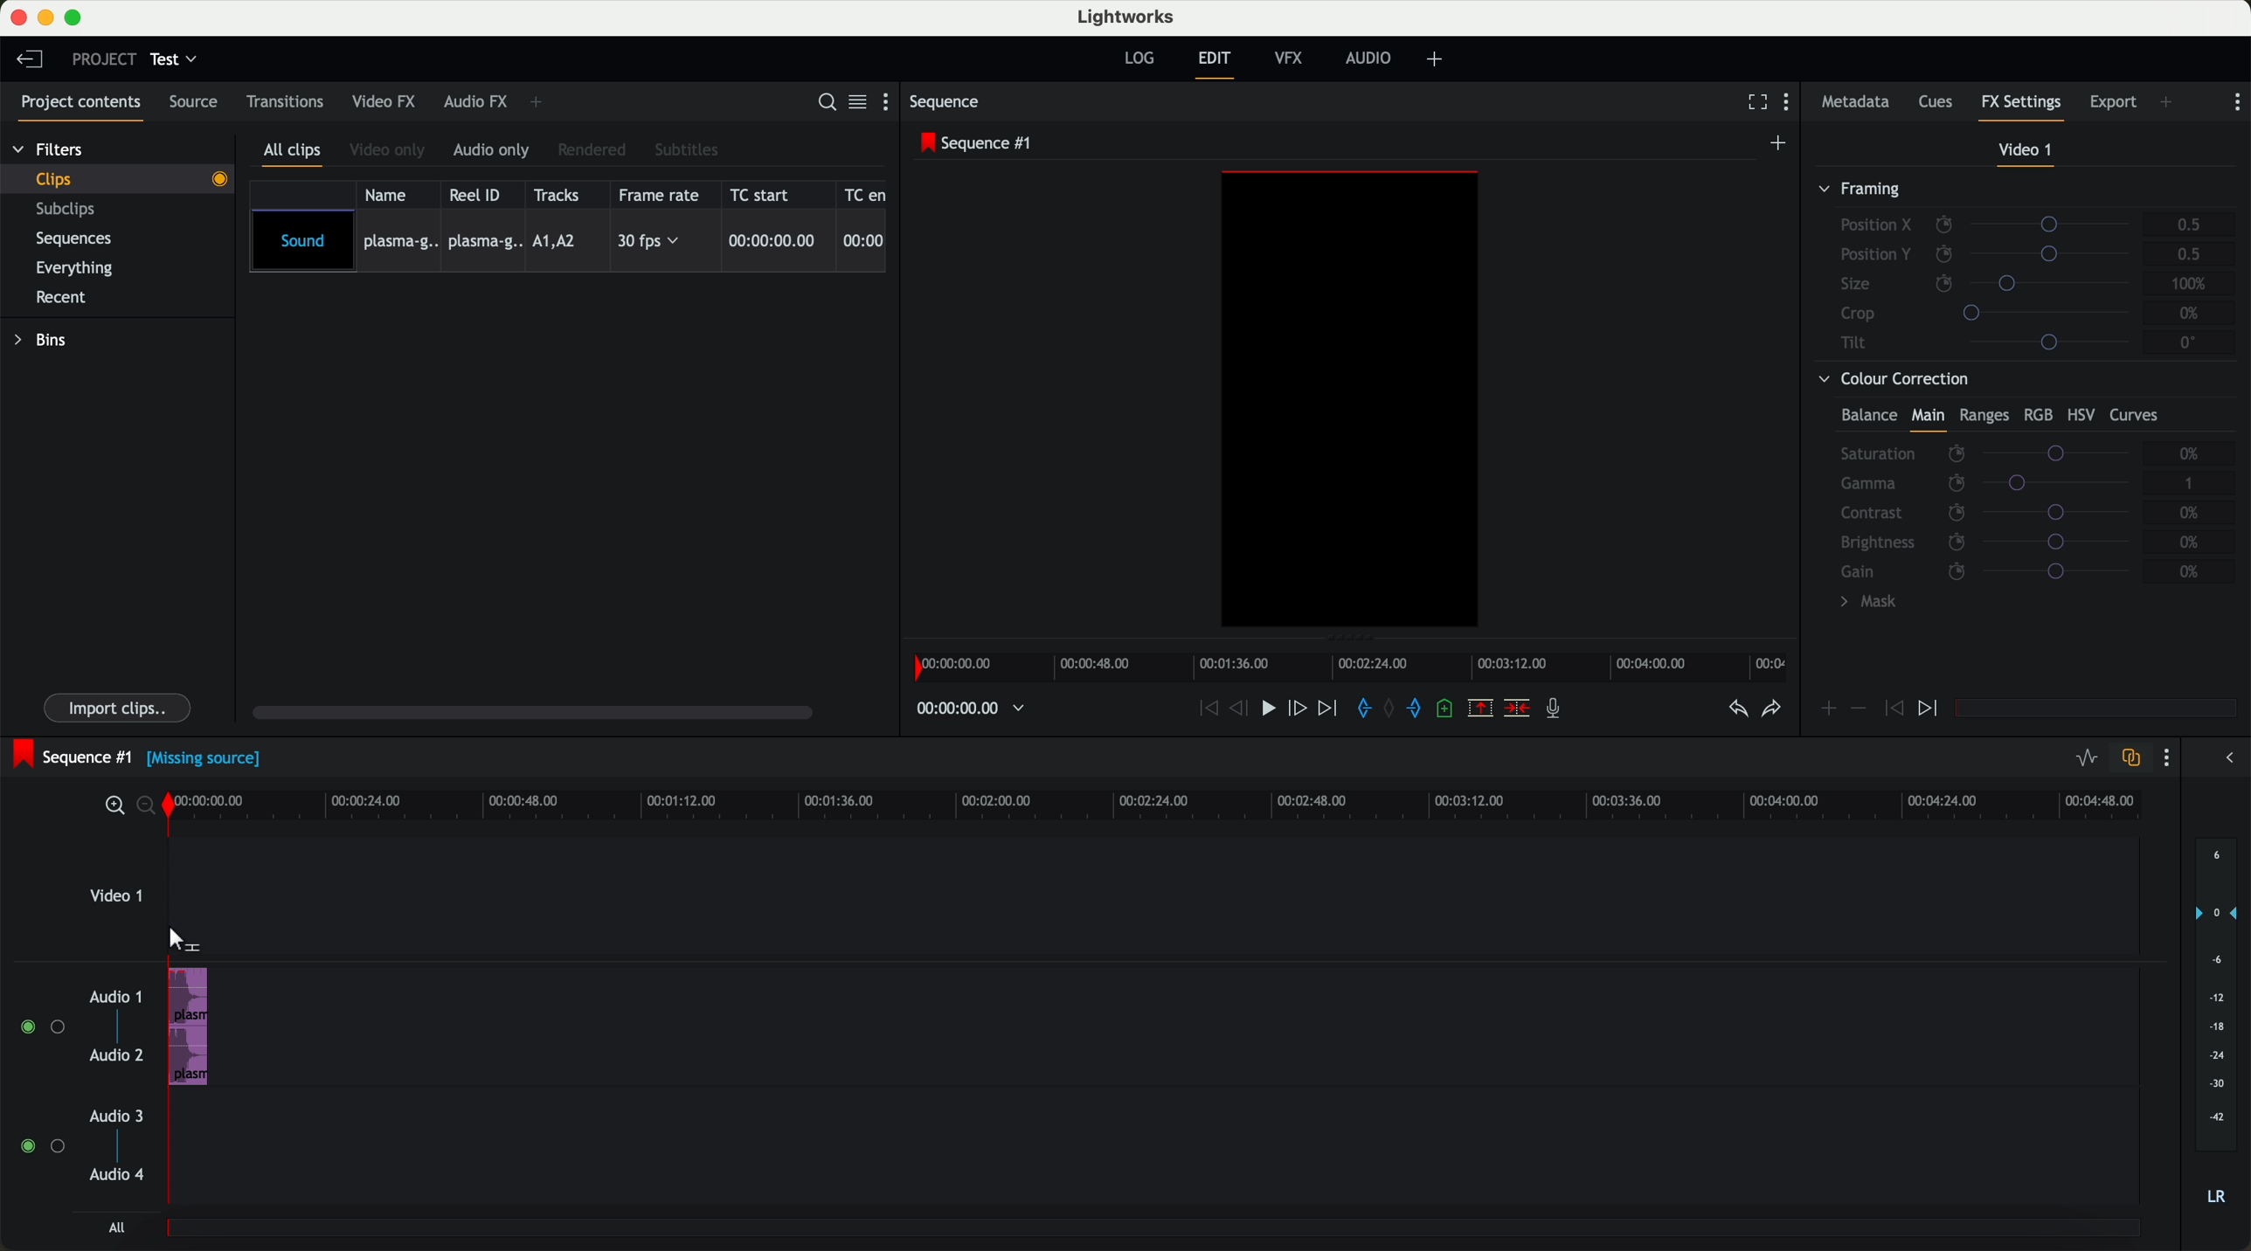 The image size is (2251, 1251). I want to click on recent, so click(59, 296).